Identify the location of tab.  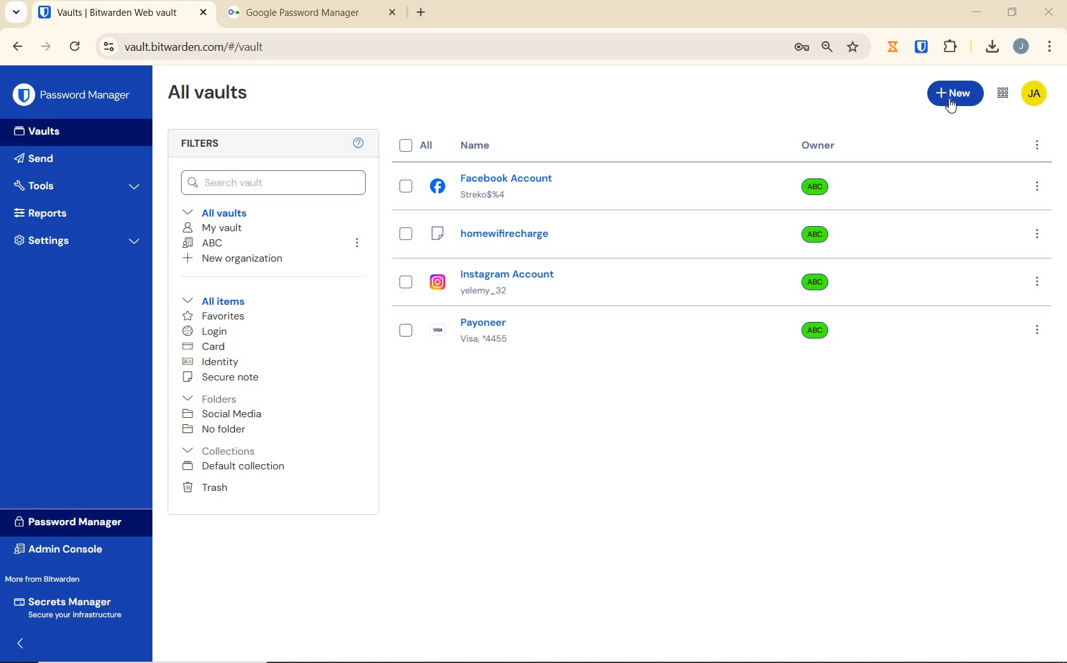
(312, 15).